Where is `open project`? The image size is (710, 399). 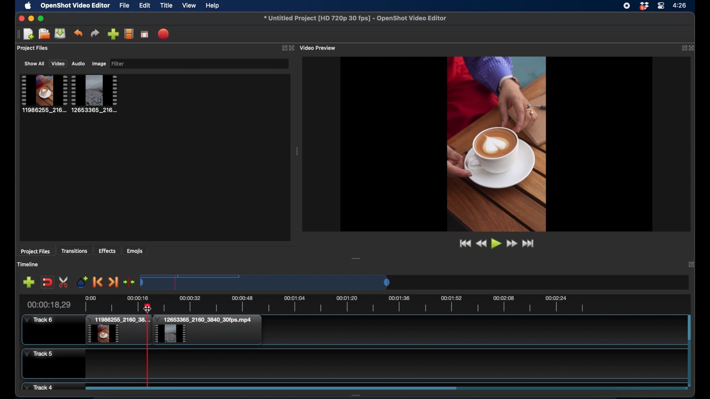
open project is located at coordinates (43, 34).